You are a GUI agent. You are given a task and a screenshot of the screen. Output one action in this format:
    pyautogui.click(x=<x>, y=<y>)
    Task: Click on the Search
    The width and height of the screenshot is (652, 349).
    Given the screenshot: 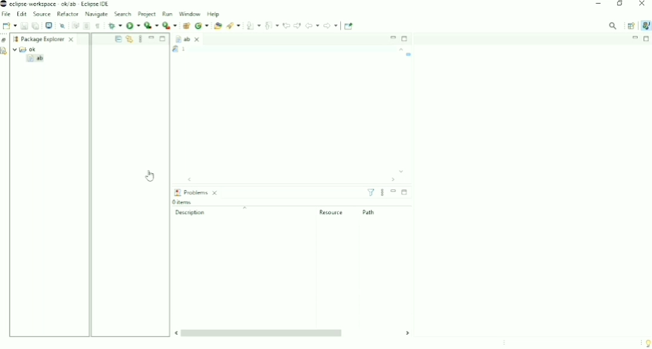 What is the action you would take?
    pyautogui.click(x=123, y=13)
    